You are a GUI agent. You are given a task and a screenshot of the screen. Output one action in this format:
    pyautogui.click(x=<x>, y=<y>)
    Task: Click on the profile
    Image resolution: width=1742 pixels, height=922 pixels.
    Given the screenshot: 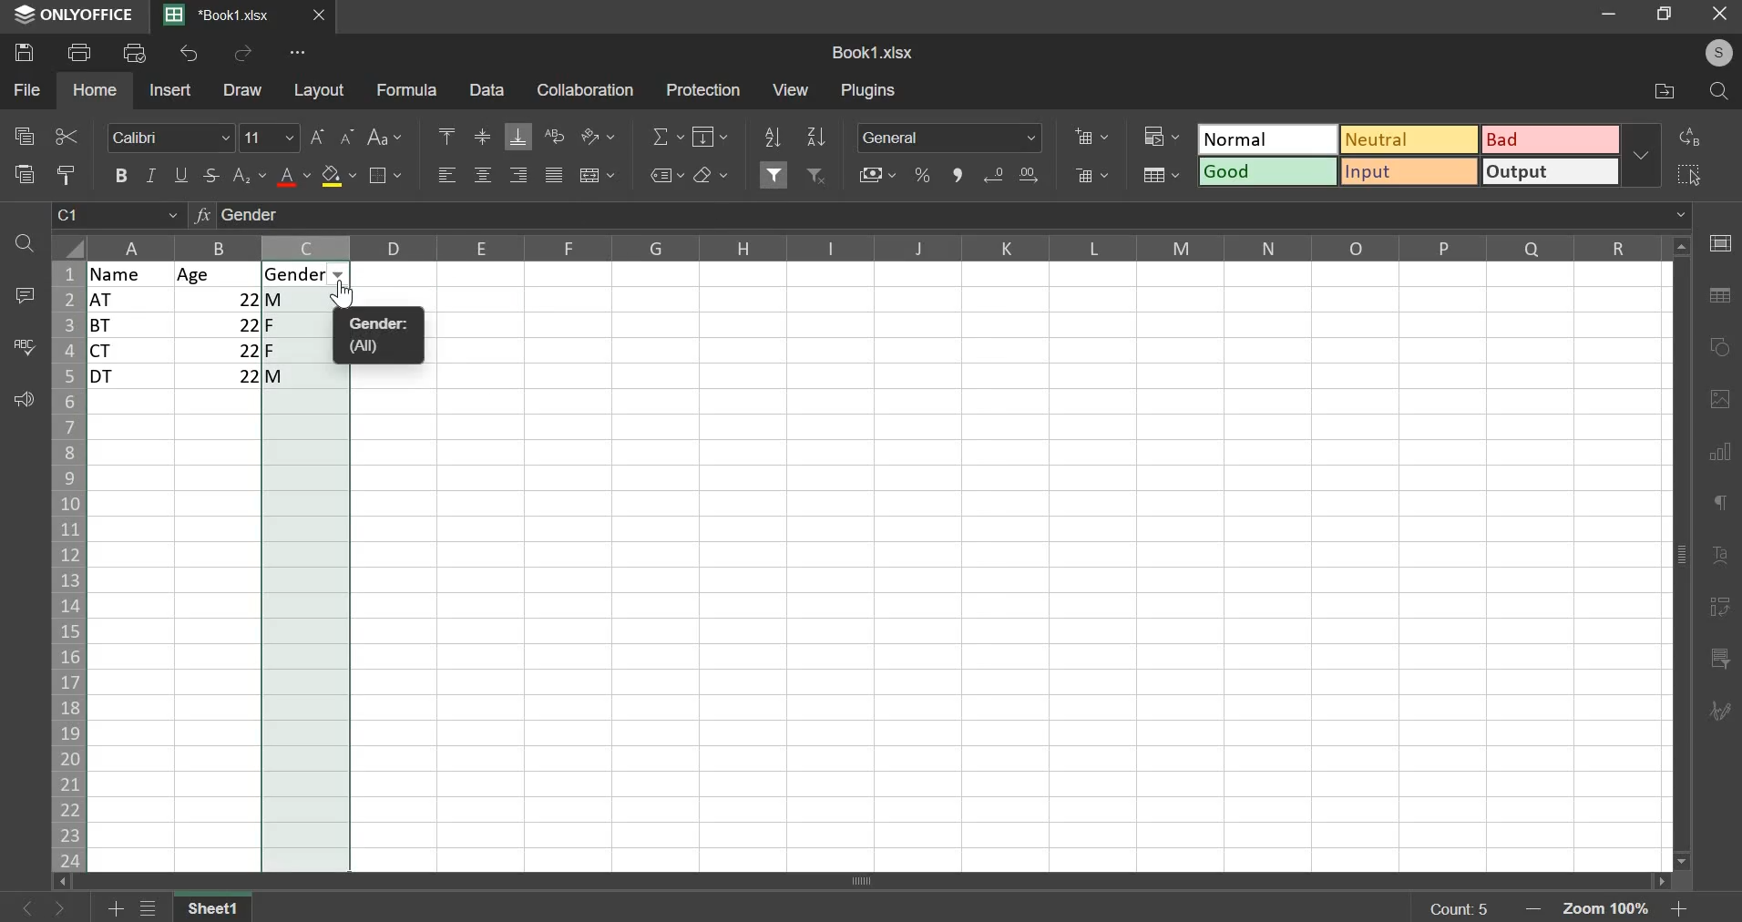 What is the action you would take?
    pyautogui.click(x=1719, y=55)
    